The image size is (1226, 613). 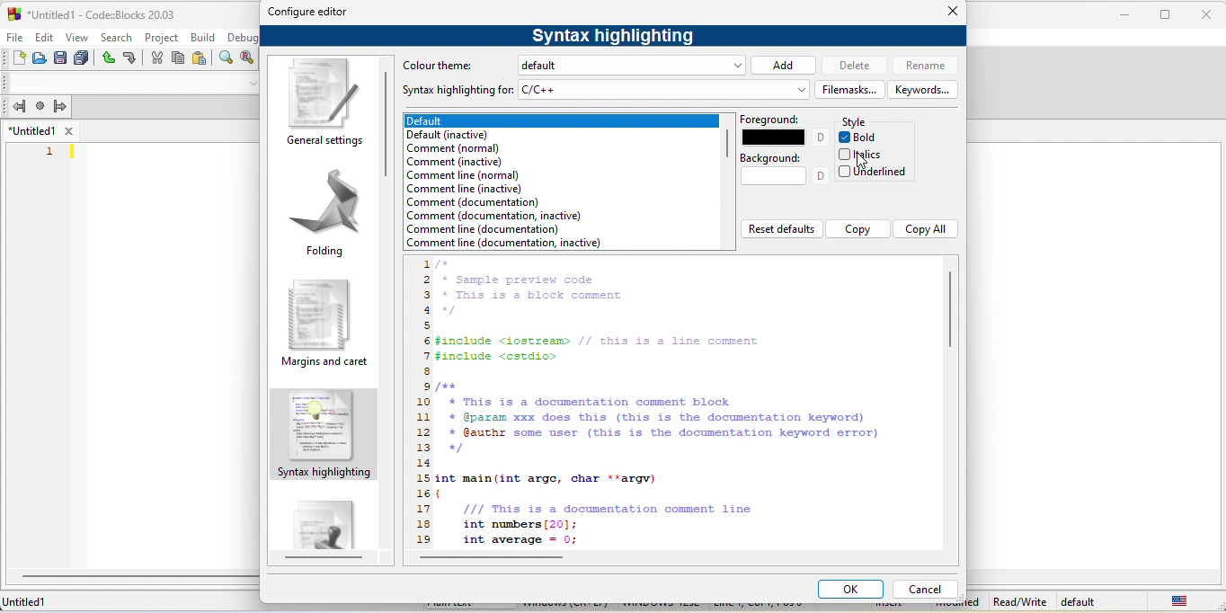 I want to click on cursor movement, so click(x=860, y=160).